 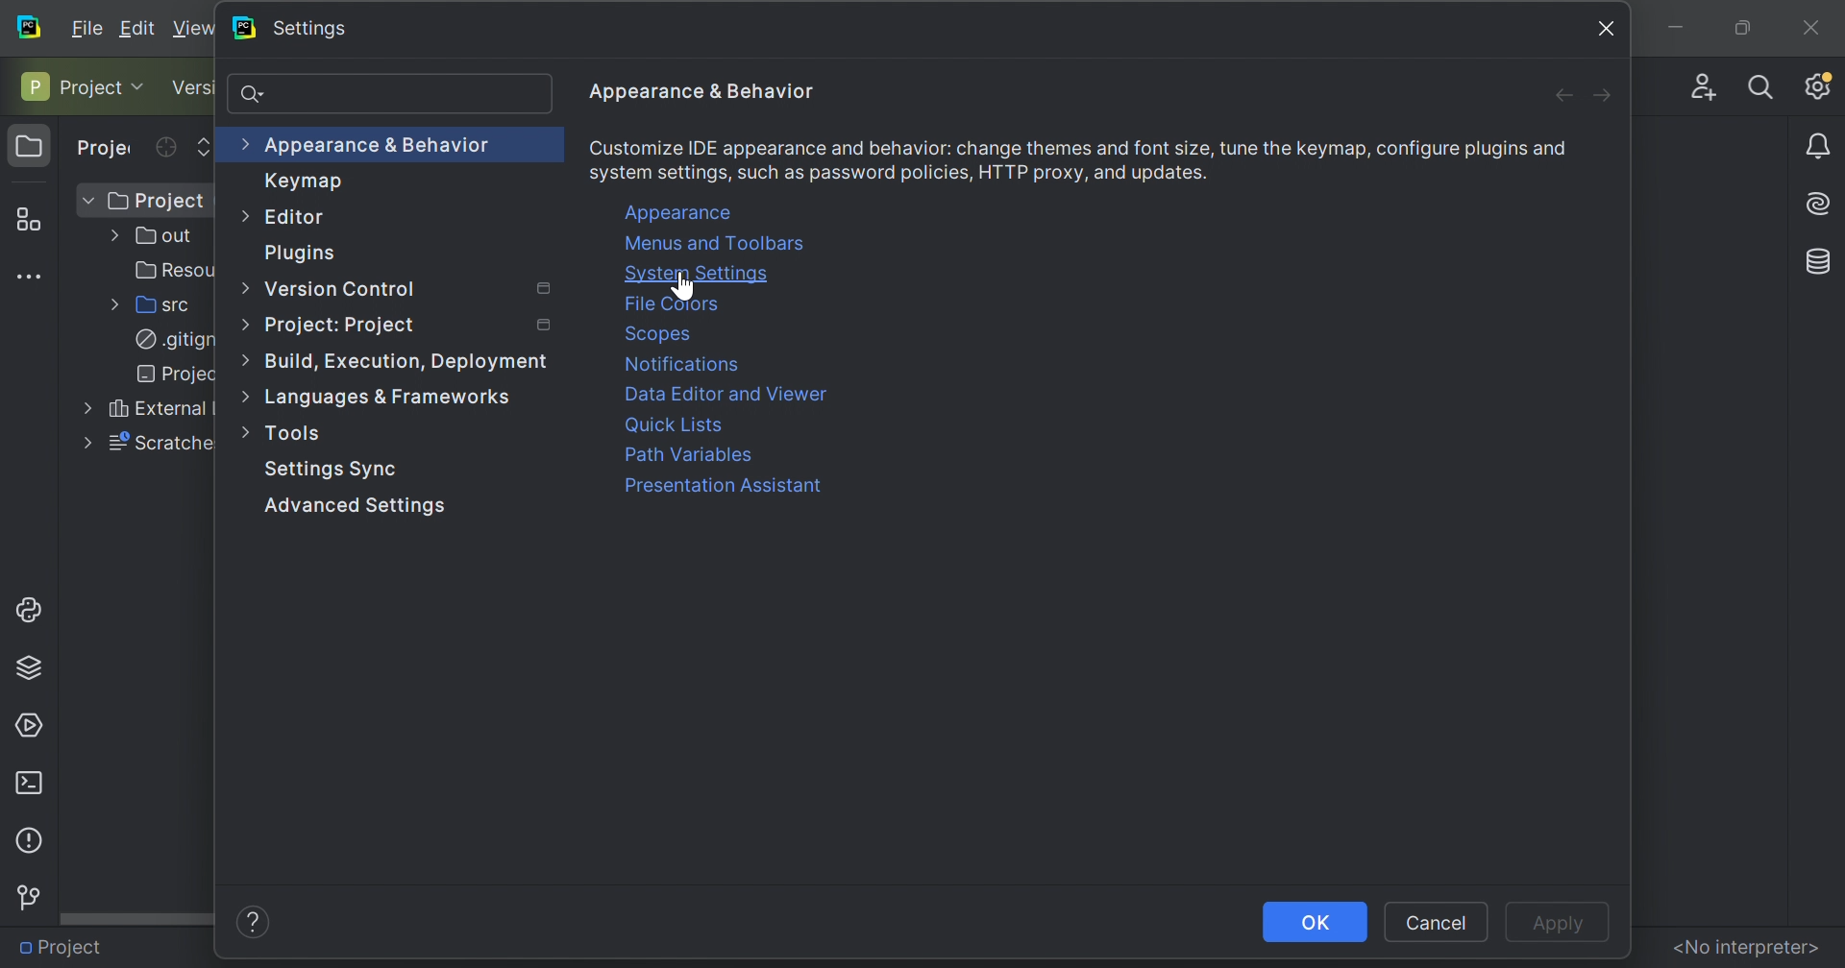 I want to click on system settings, such as password policies, HTTP proxy, and updates., so click(x=899, y=175).